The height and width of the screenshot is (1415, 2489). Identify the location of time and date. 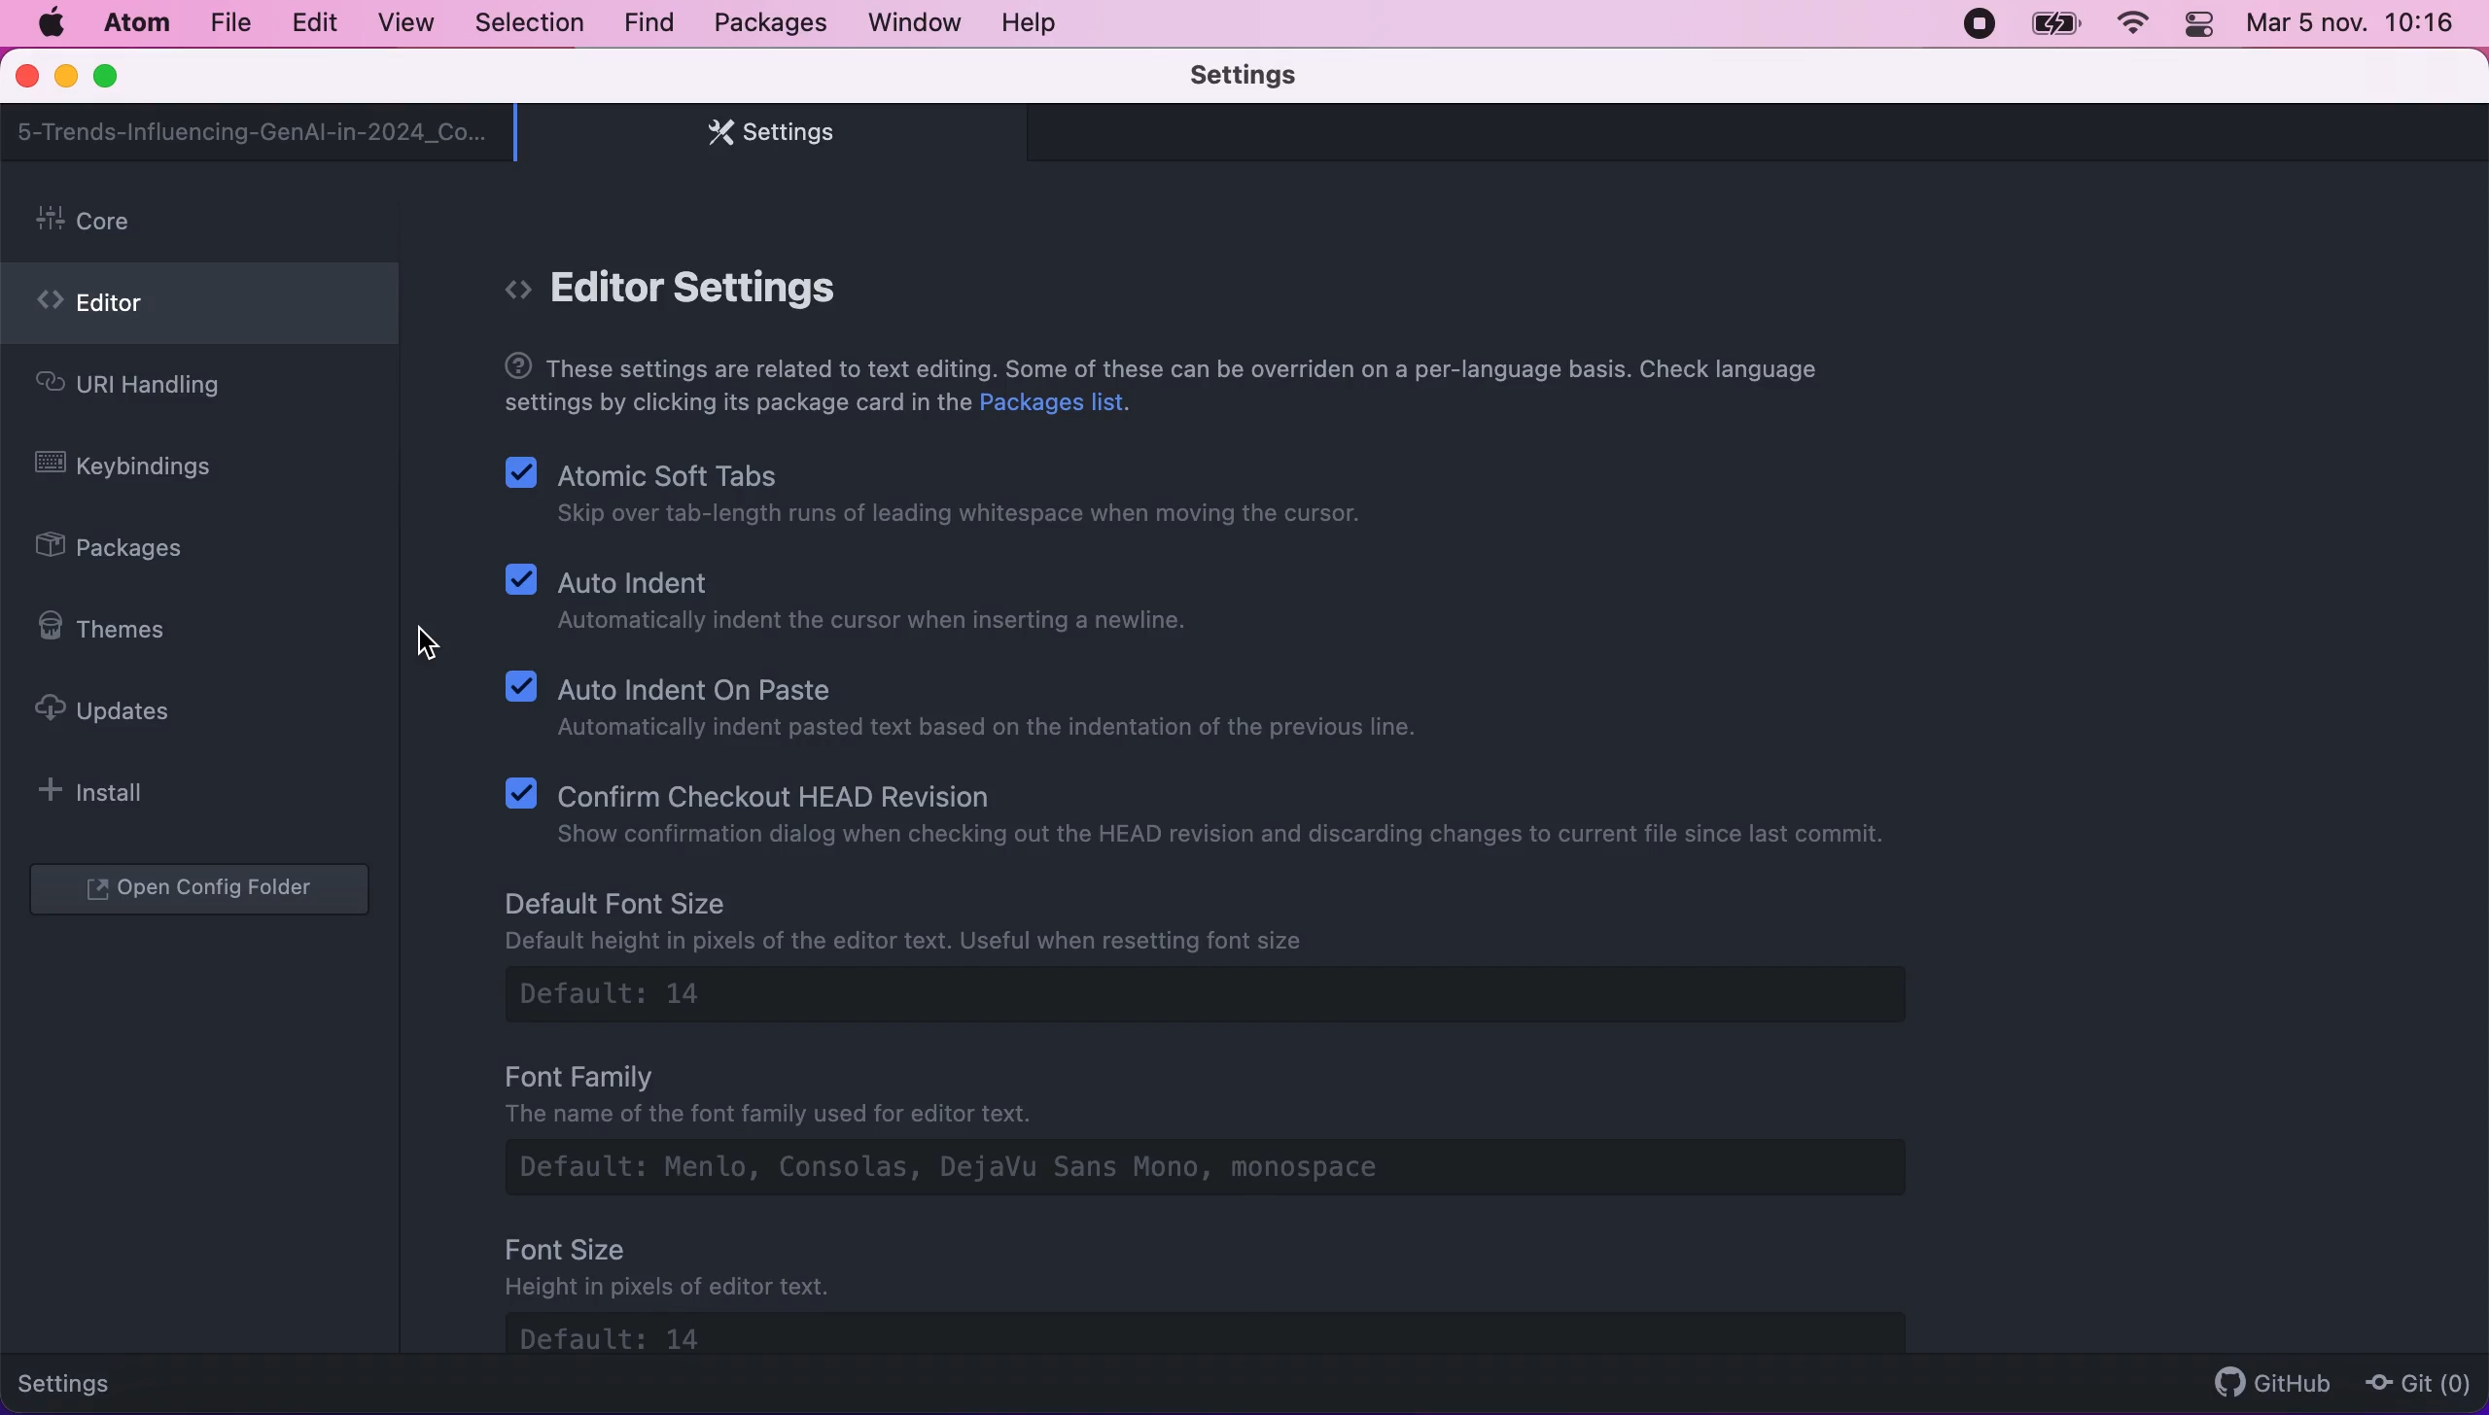
(2355, 28).